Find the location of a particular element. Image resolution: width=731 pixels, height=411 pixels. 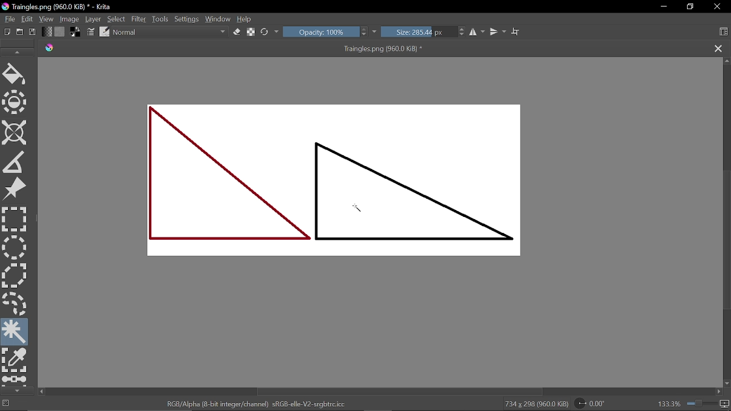

Eraser tool is located at coordinates (238, 31).